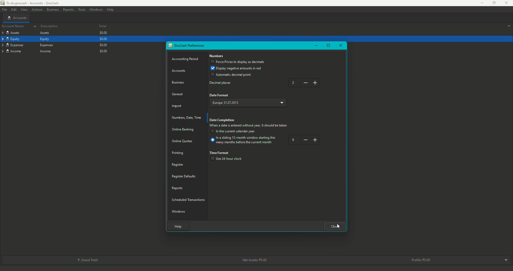  What do you see at coordinates (231, 75) in the screenshot?
I see `Automatic decimal points` at bounding box center [231, 75].